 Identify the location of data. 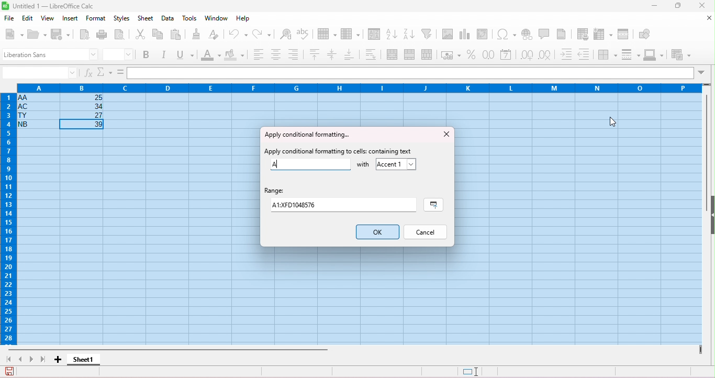
(167, 19).